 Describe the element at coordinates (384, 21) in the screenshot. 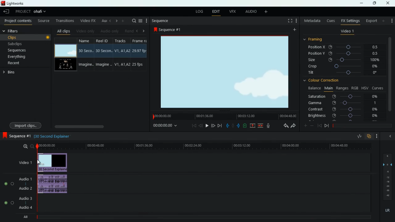

I see `more` at that location.